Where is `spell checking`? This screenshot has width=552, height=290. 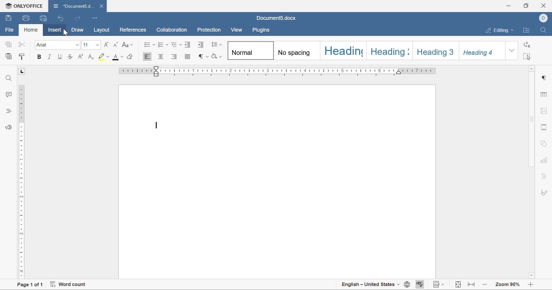
spell checking is located at coordinates (419, 285).